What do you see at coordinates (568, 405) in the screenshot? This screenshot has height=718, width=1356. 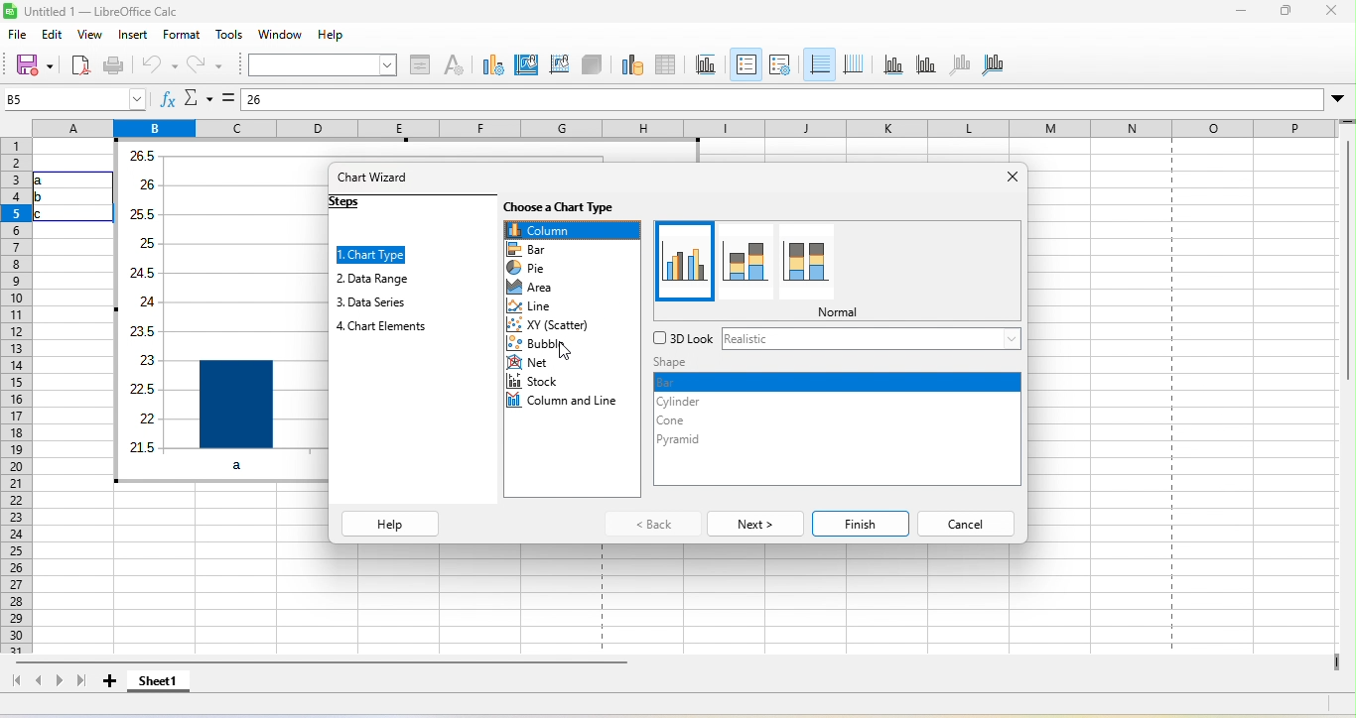 I see `column and line` at bounding box center [568, 405].